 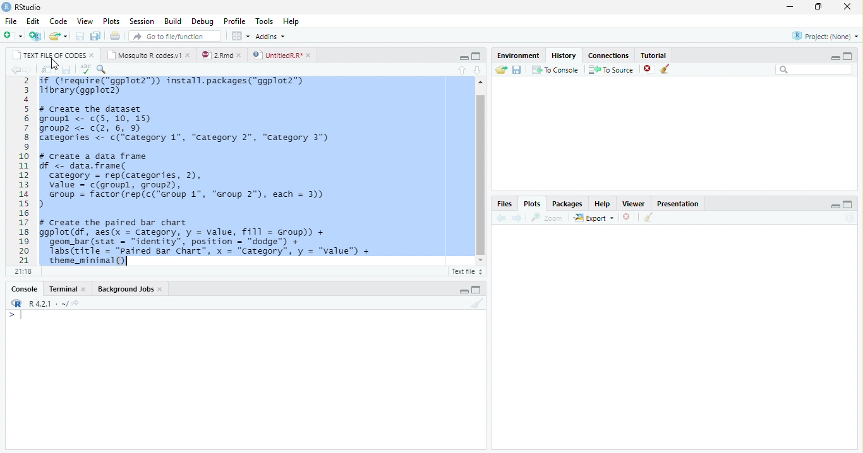 What do you see at coordinates (481, 261) in the screenshot?
I see `scroll down` at bounding box center [481, 261].